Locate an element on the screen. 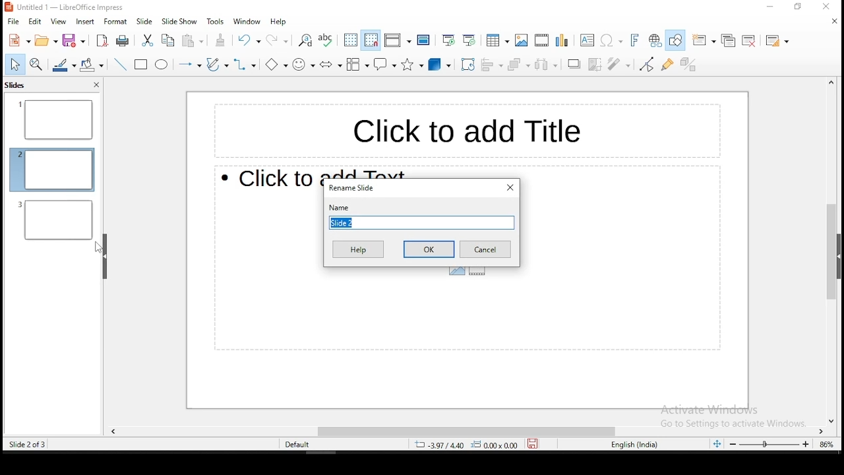 The width and height of the screenshot is (844, 475). display views is located at coordinates (397, 39).